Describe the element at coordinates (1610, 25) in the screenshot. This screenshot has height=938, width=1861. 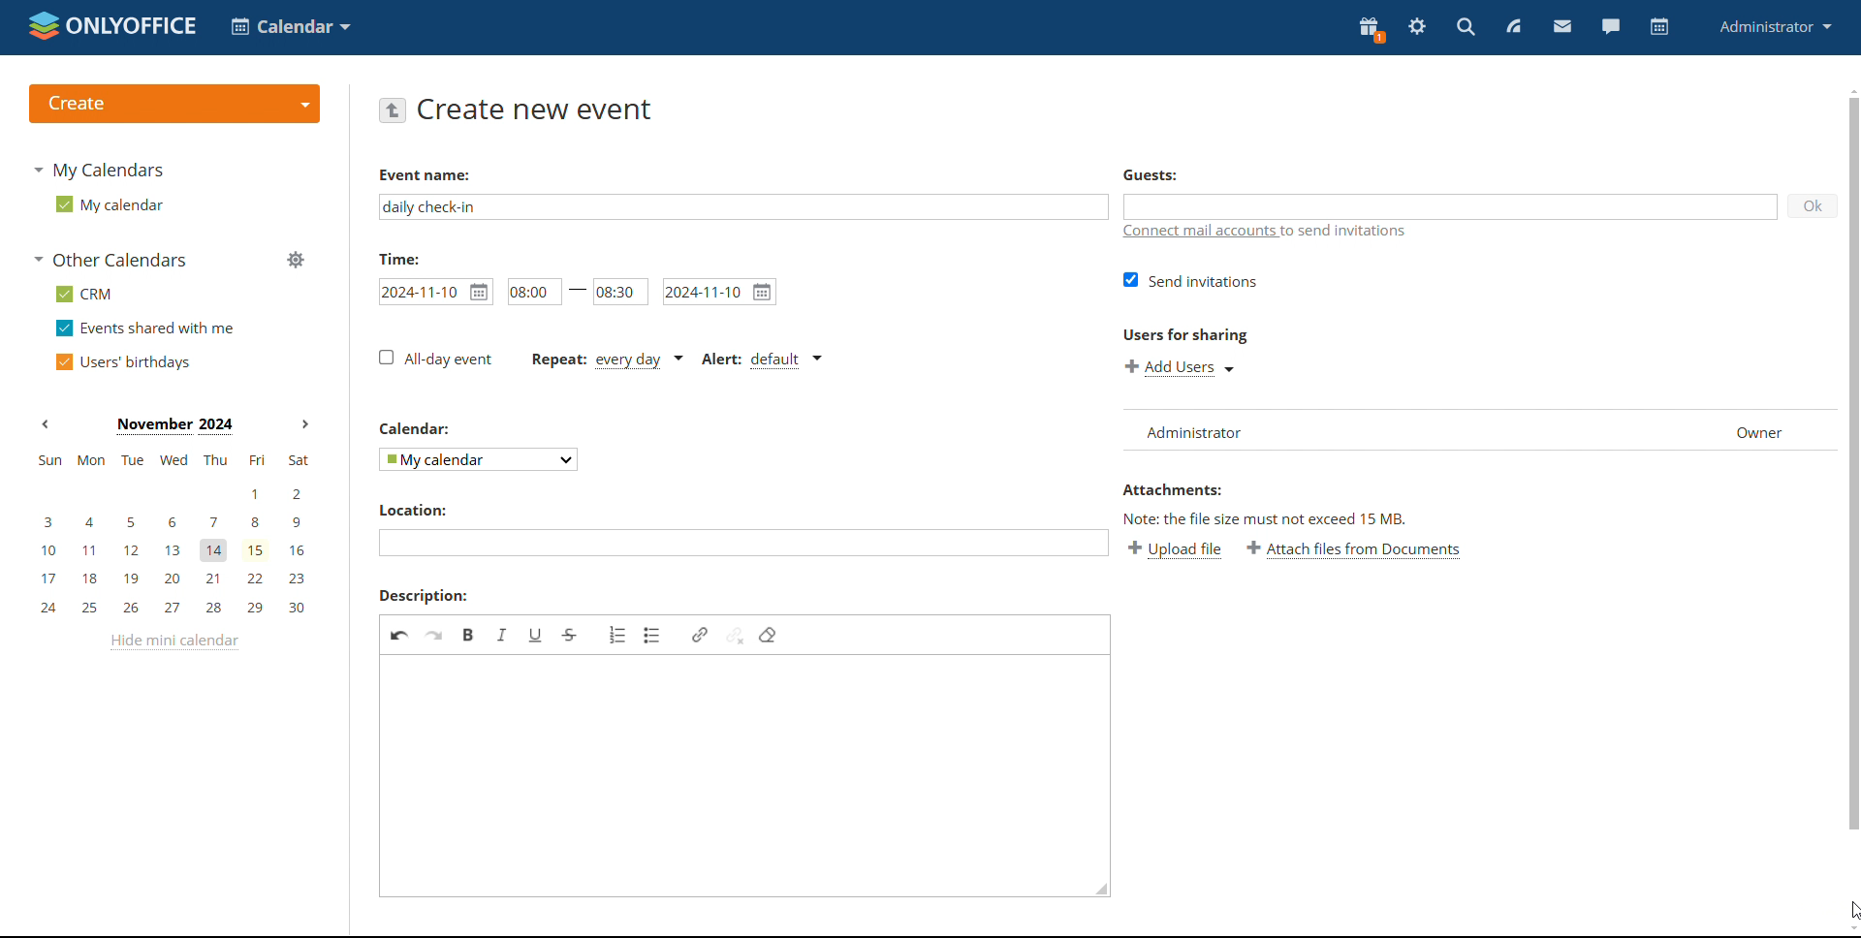
I see `chat` at that location.